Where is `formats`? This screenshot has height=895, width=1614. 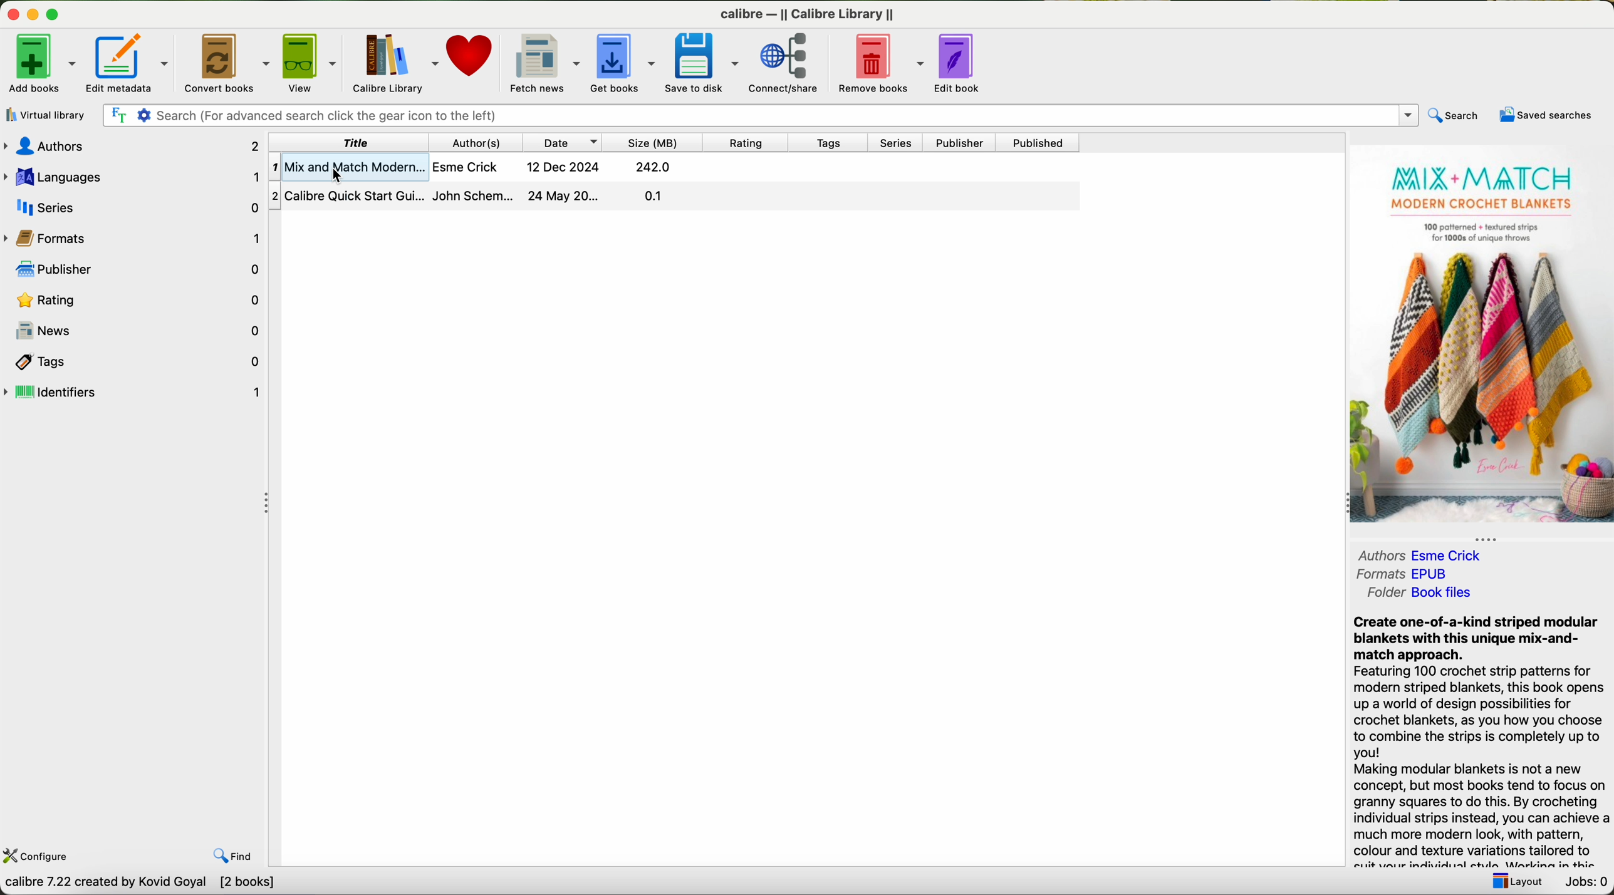
formats is located at coordinates (1404, 574).